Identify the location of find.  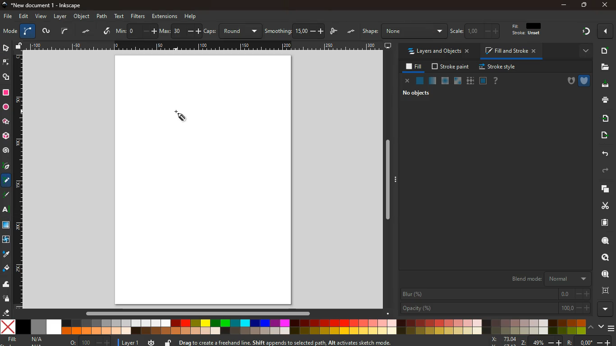
(605, 241).